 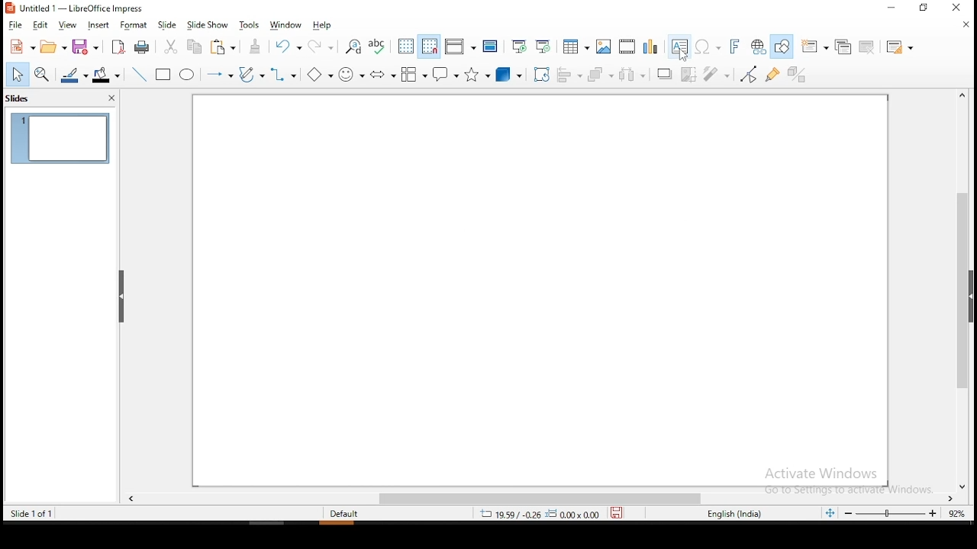 What do you see at coordinates (118, 47) in the screenshot?
I see `export as pdf` at bounding box center [118, 47].